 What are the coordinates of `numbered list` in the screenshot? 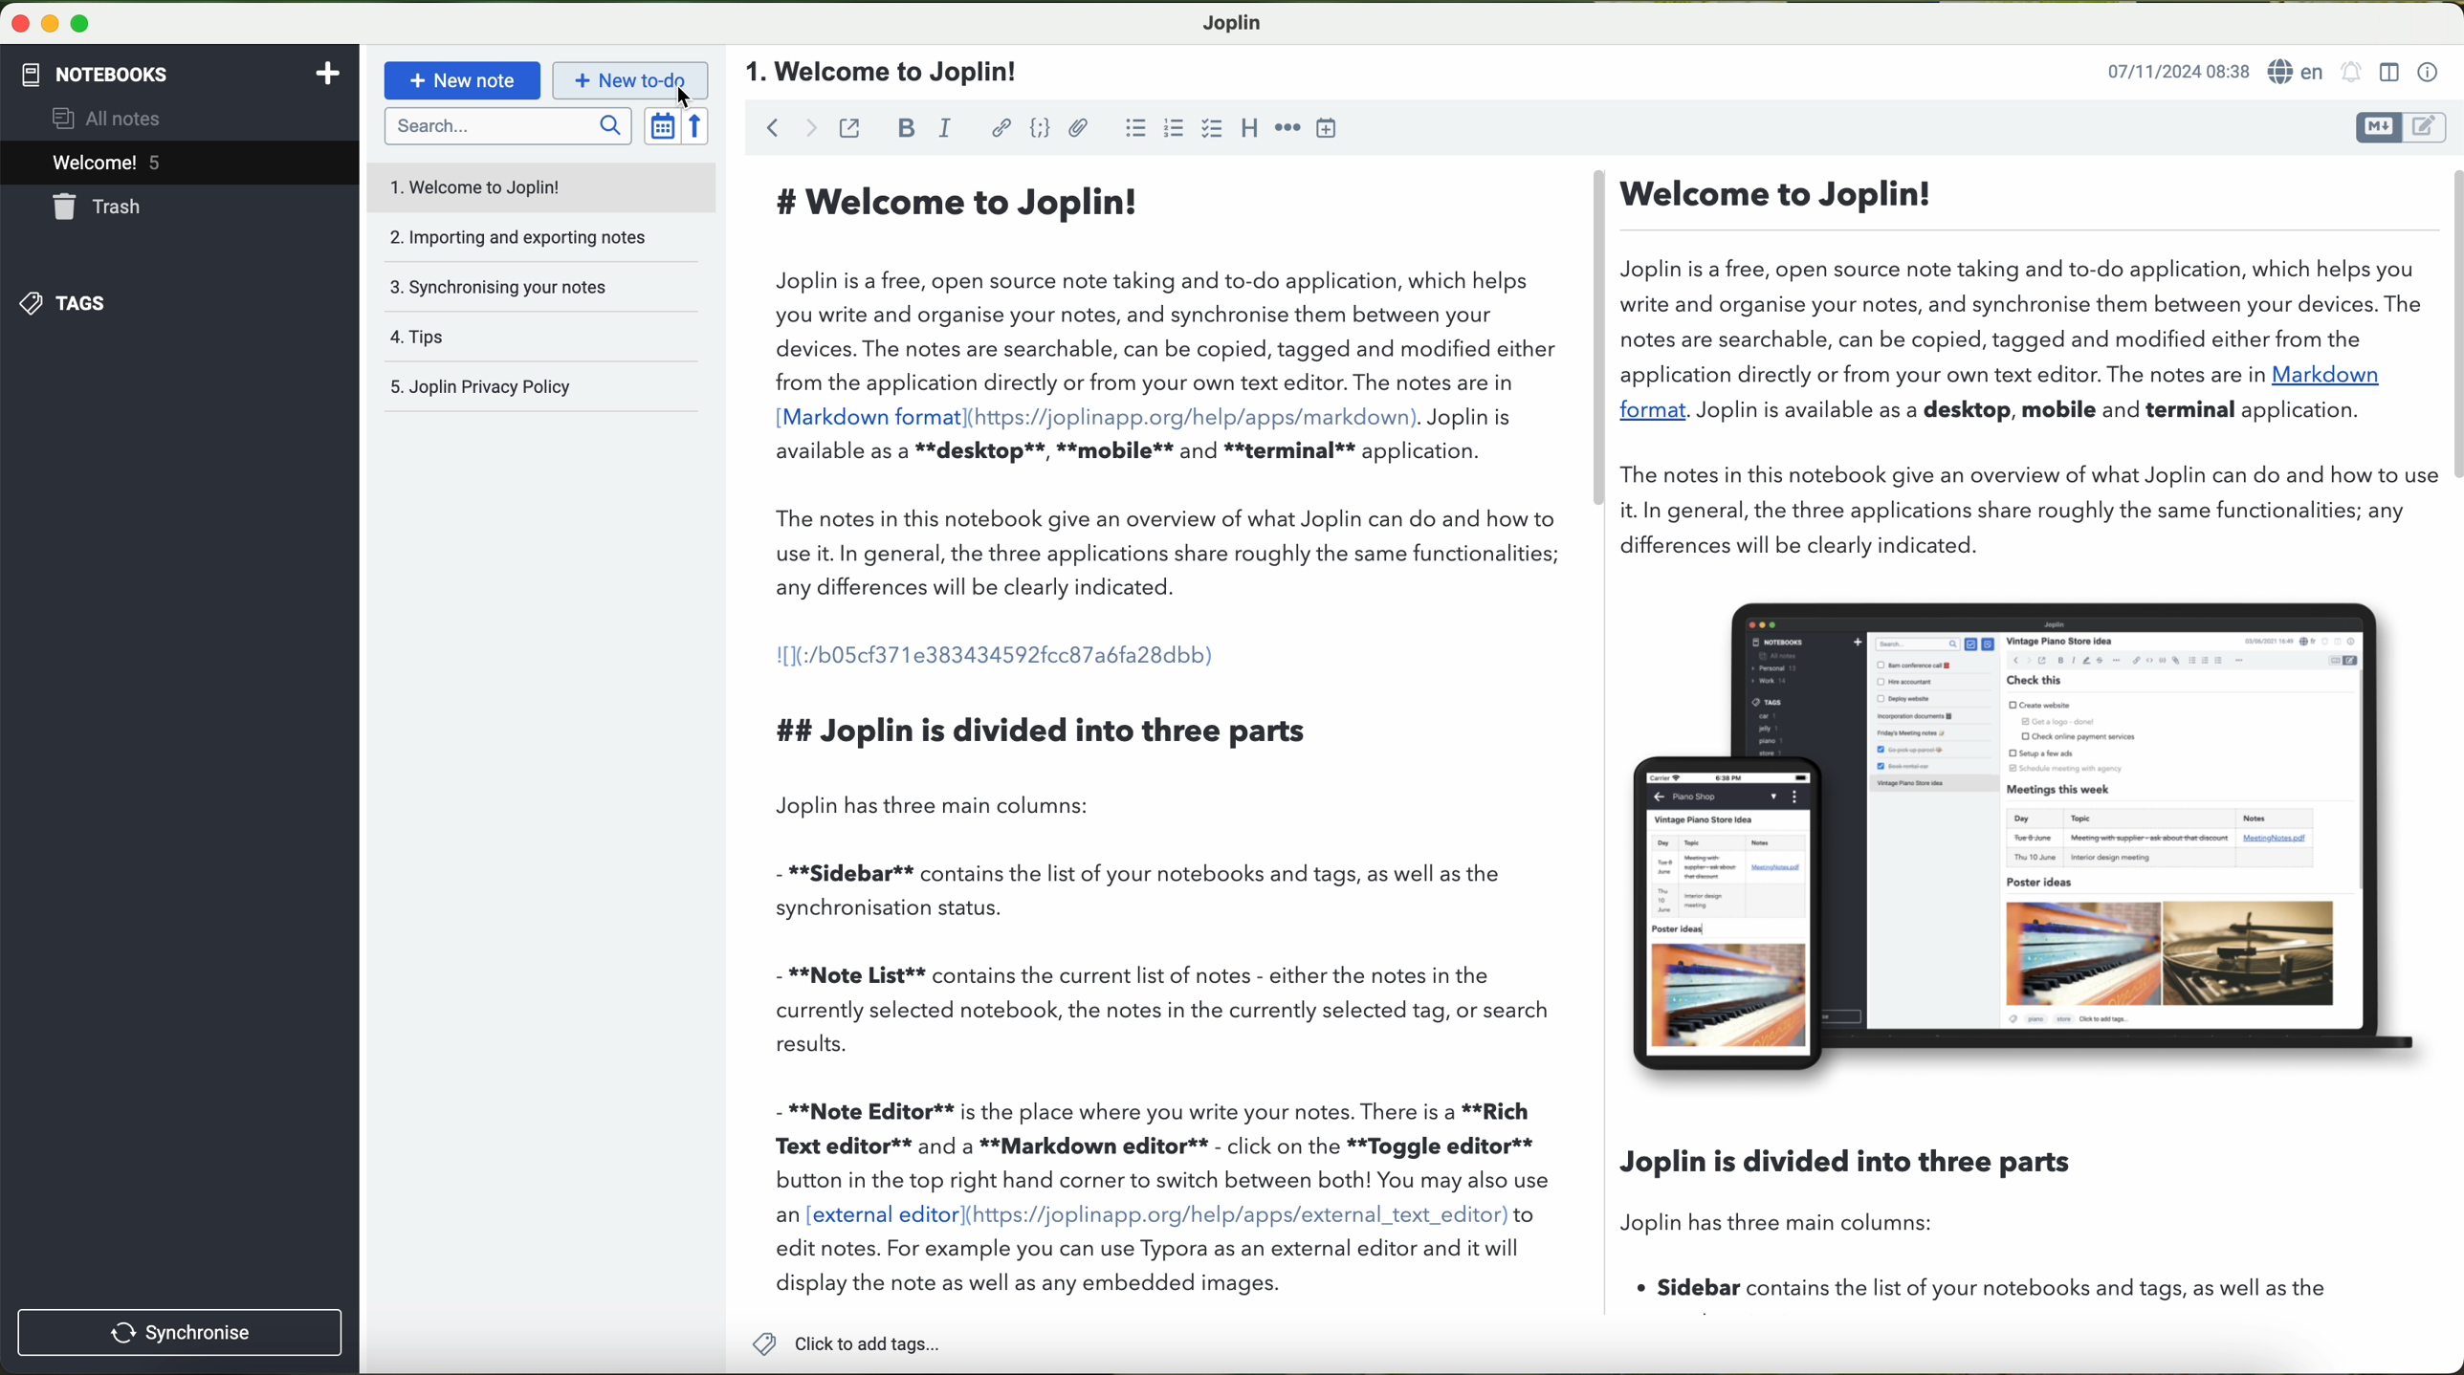 It's located at (1172, 128).